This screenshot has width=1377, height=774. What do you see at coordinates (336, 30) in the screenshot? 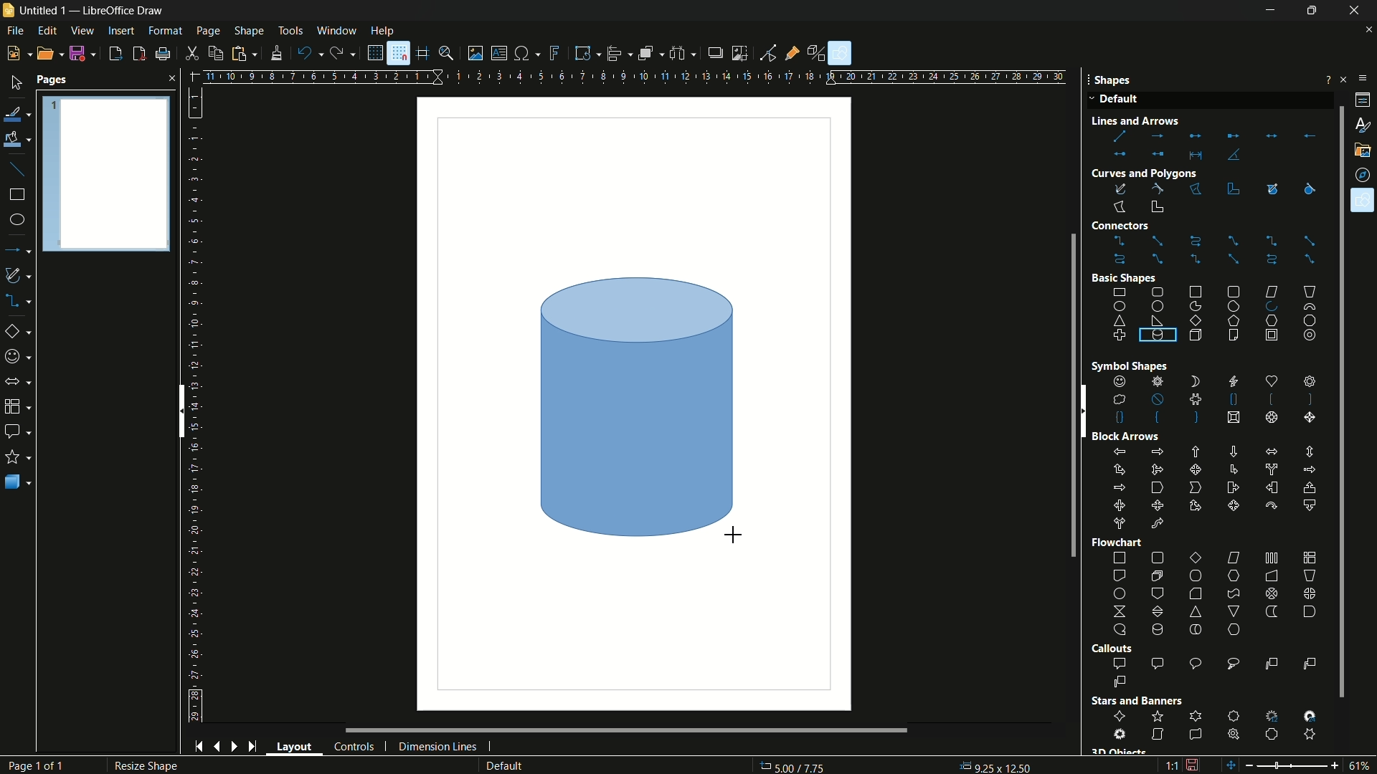
I see `window menu` at bounding box center [336, 30].